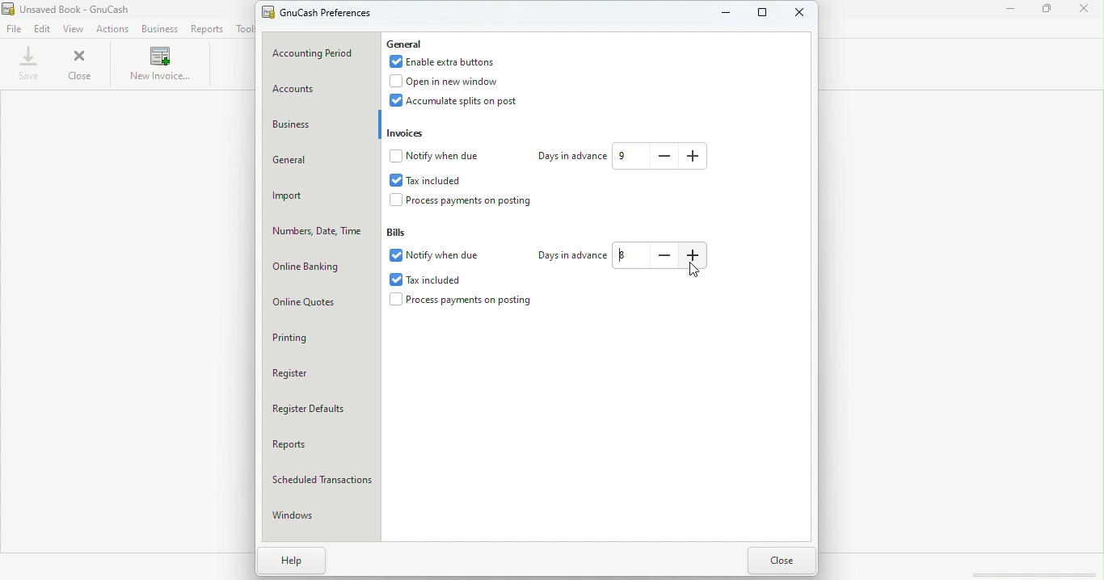  What do you see at coordinates (440, 179) in the screenshot?
I see `Tax included` at bounding box center [440, 179].